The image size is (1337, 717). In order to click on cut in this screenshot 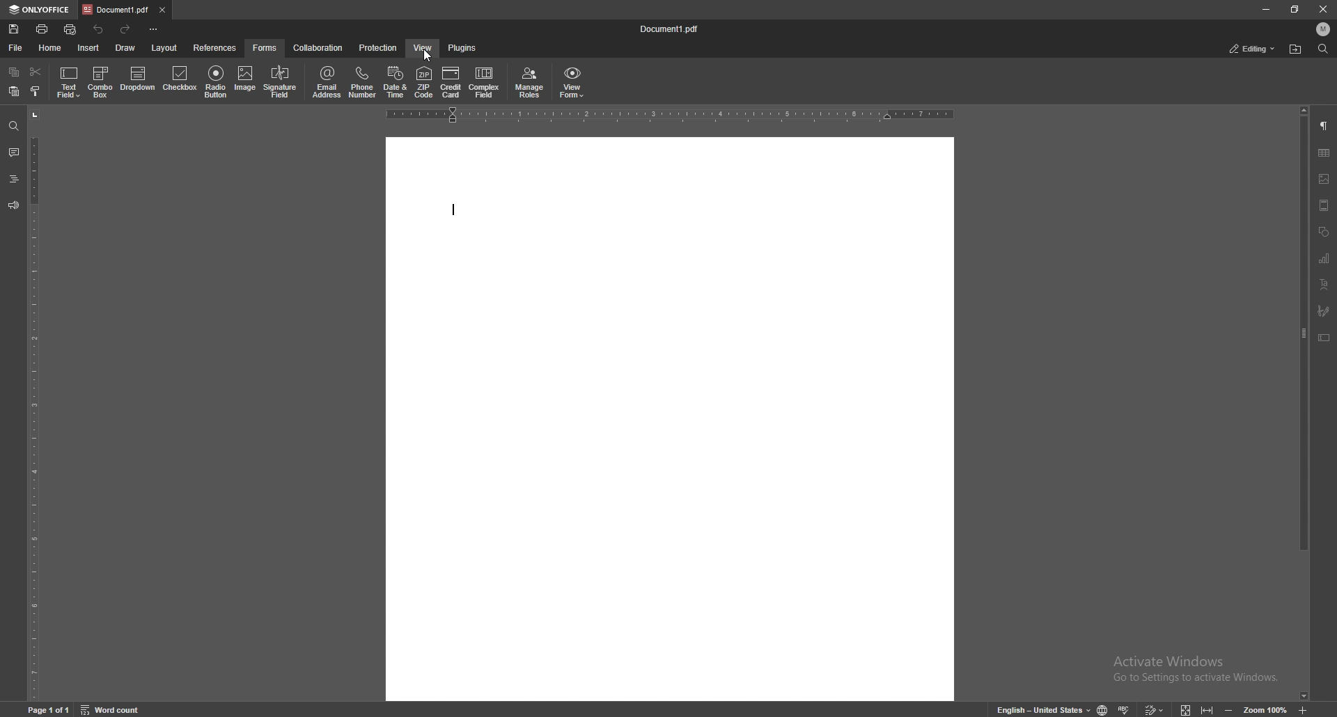, I will do `click(35, 72)`.